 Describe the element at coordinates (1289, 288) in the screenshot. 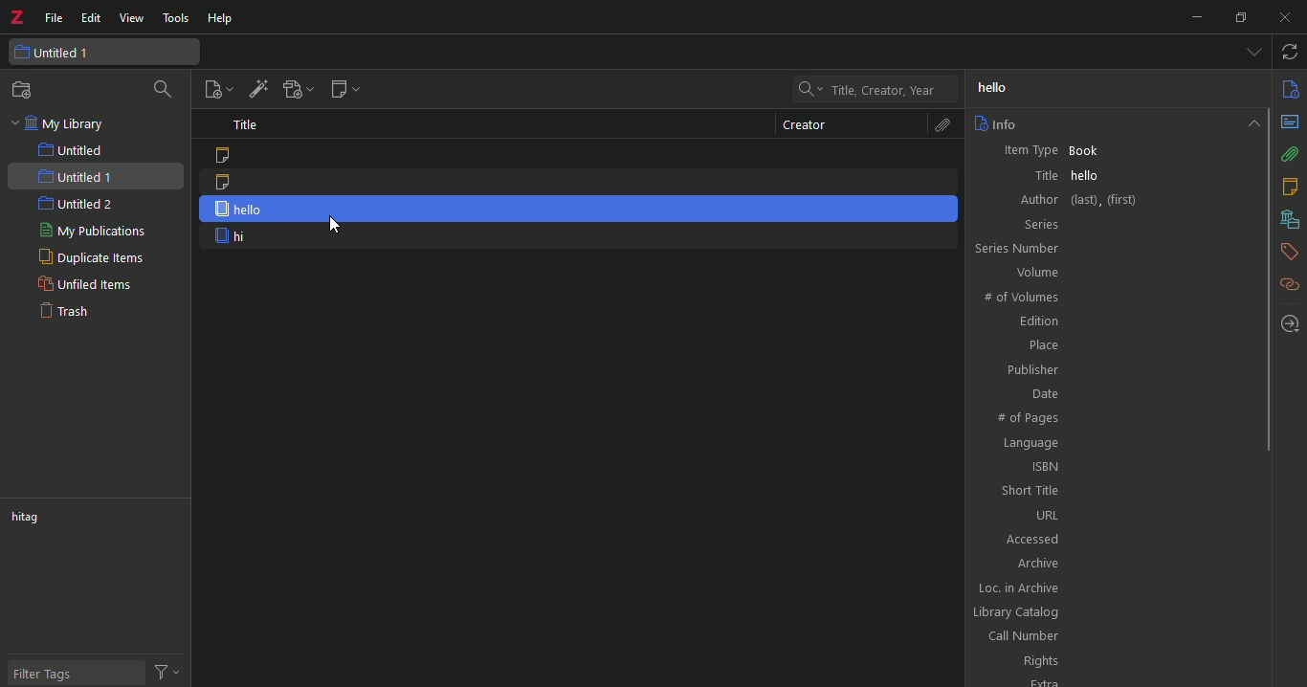

I see `related` at that location.